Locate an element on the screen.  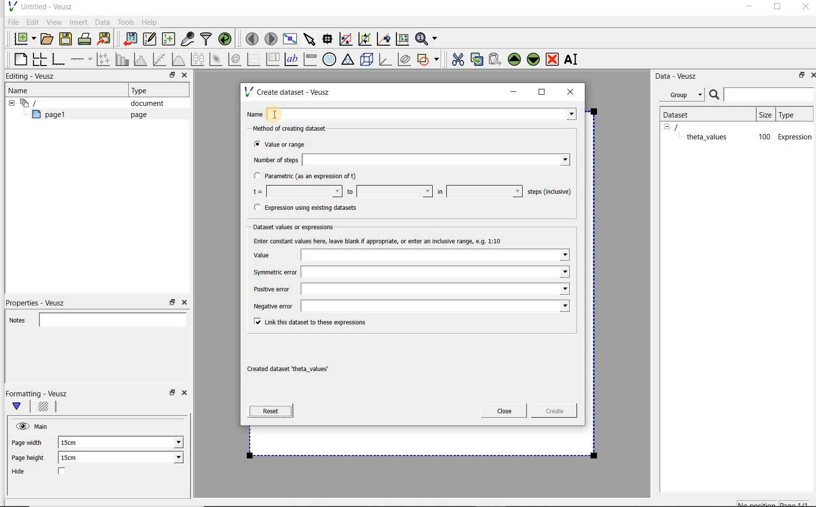
Export to graphics format is located at coordinates (104, 40).